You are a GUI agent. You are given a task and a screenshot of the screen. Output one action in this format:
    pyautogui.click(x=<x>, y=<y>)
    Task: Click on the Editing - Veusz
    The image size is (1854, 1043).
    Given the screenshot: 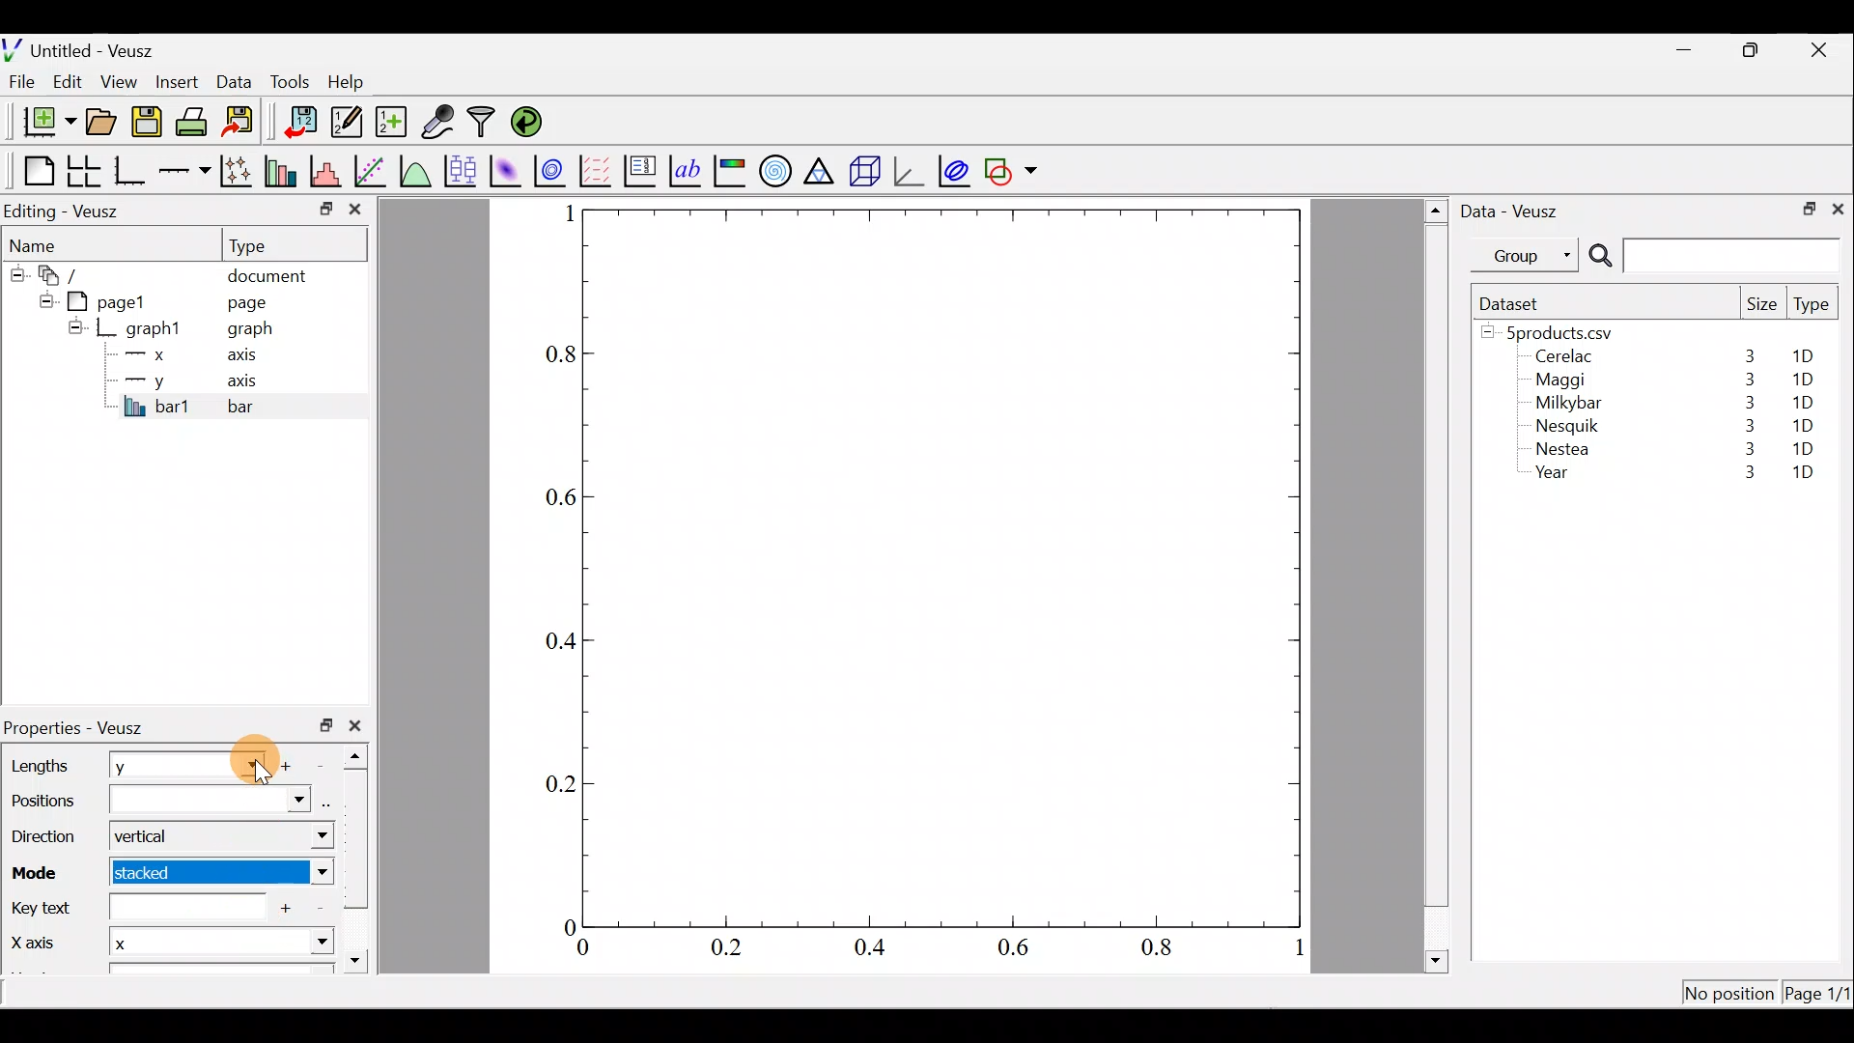 What is the action you would take?
    pyautogui.click(x=66, y=211)
    